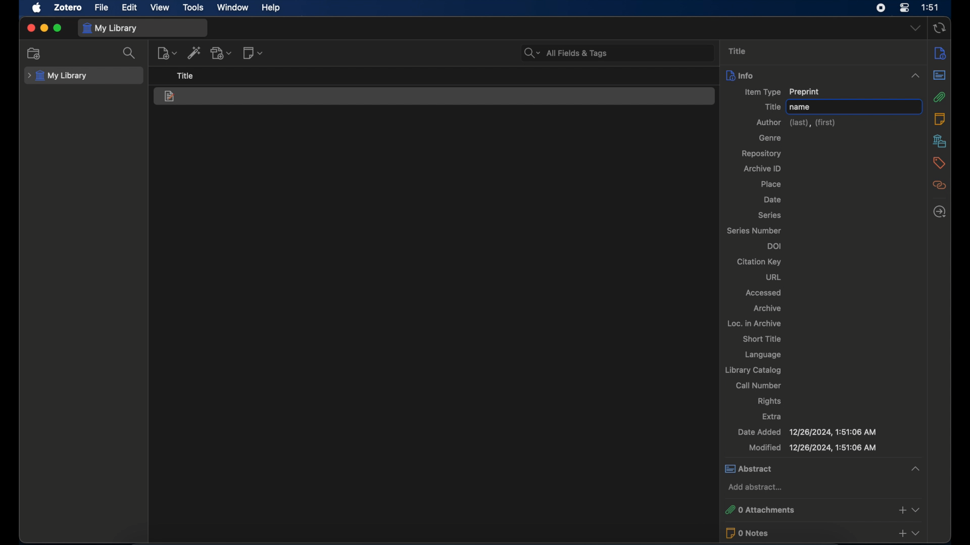 The width and height of the screenshot is (970, 545). I want to click on archive id, so click(761, 168).